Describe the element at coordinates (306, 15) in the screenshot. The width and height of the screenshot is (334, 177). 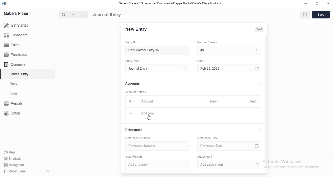
I see `full screen` at that location.